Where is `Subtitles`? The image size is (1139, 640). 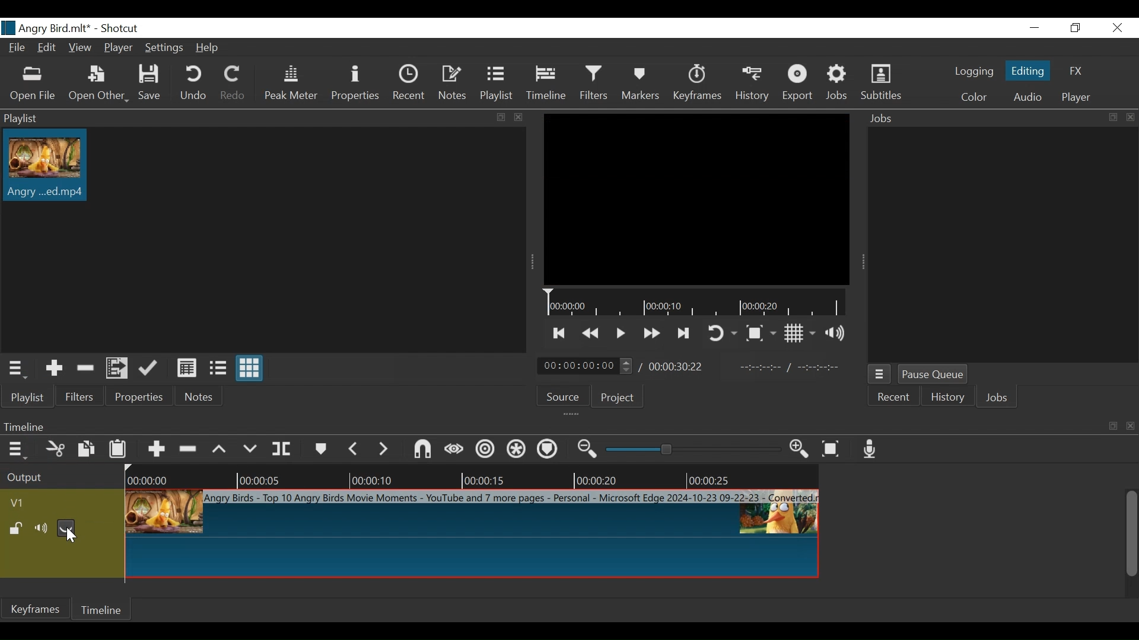 Subtitles is located at coordinates (881, 82).